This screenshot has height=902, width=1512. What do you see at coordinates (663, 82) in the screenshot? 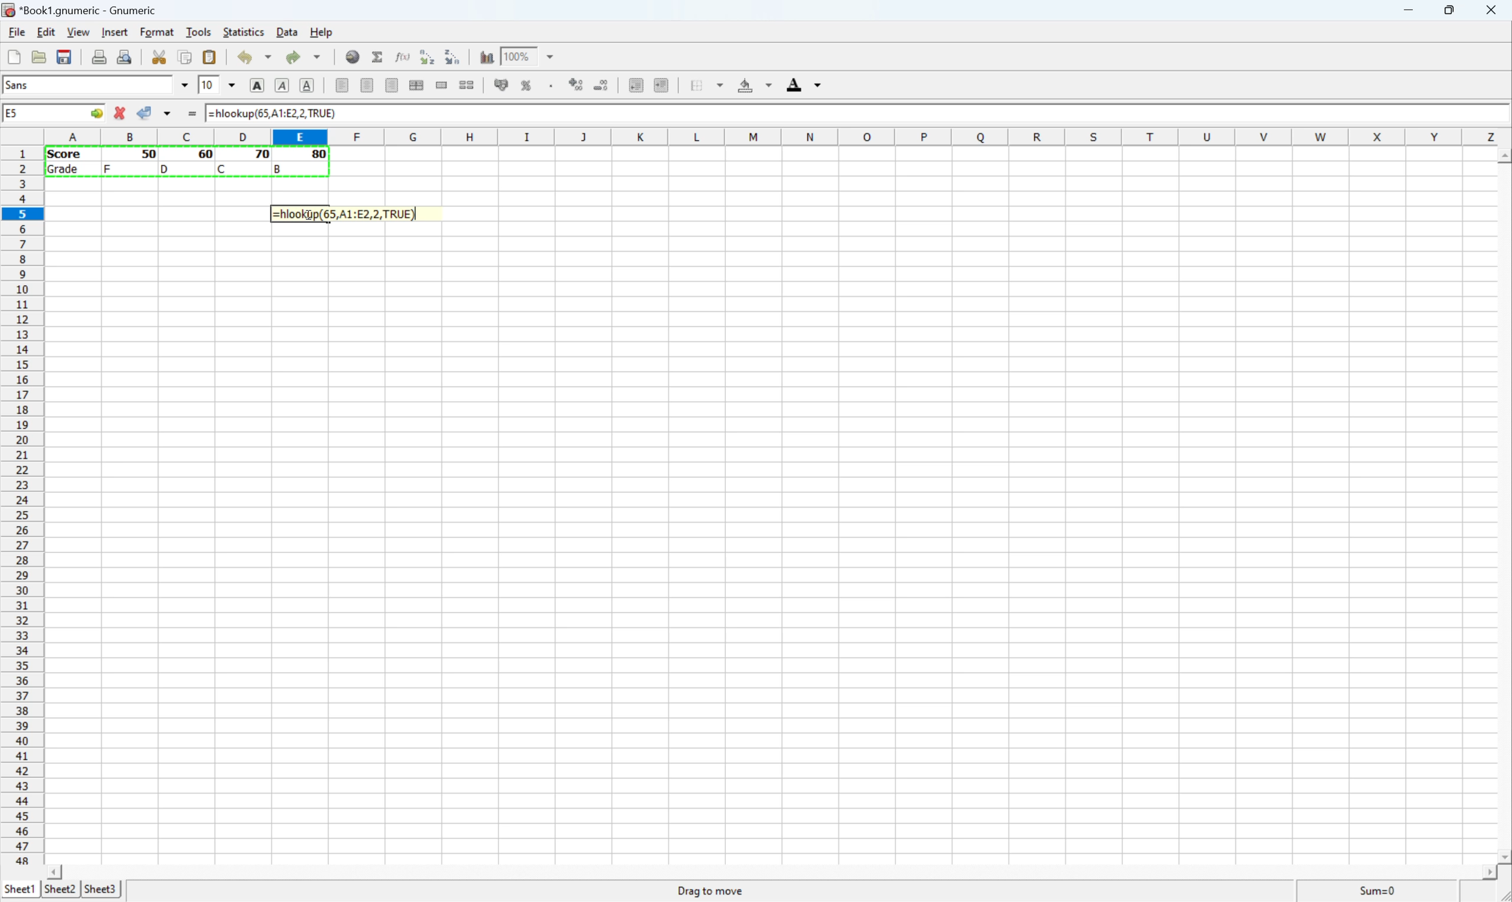
I see `Increase Indent, and align the contents to the left` at bounding box center [663, 82].